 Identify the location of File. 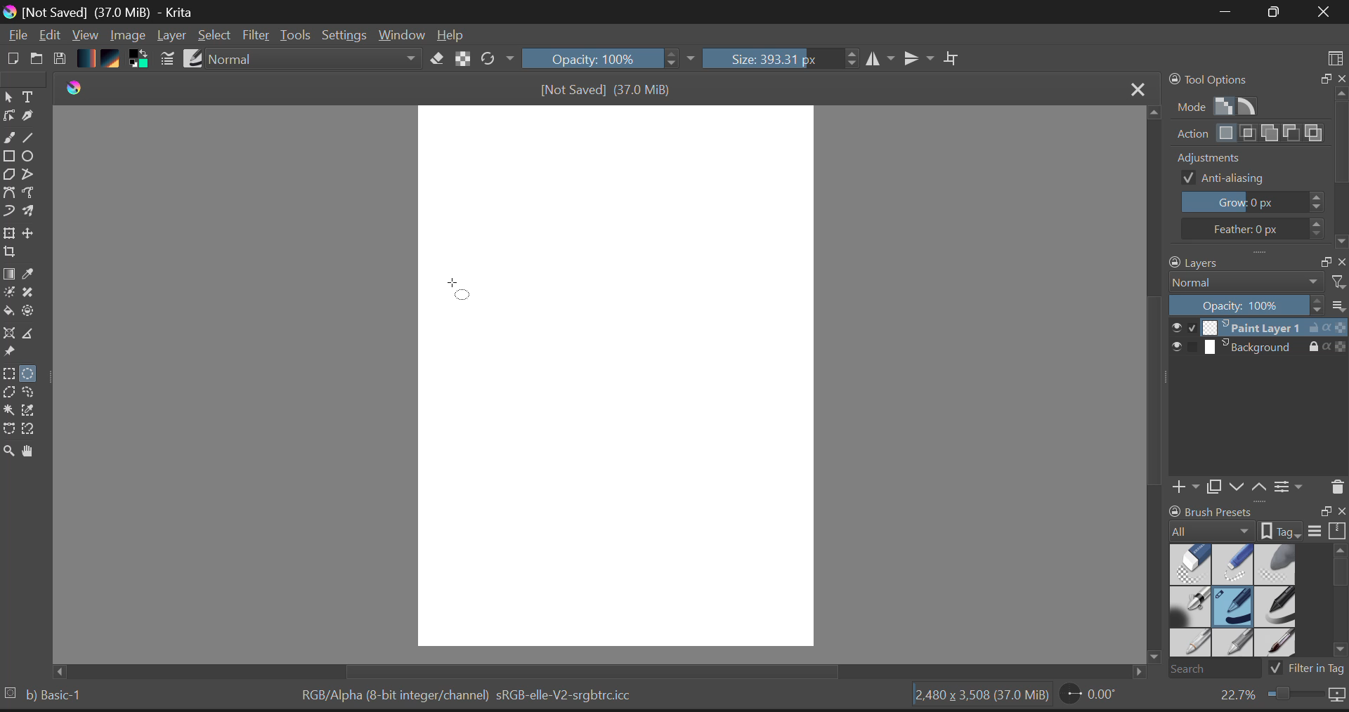
(17, 37).